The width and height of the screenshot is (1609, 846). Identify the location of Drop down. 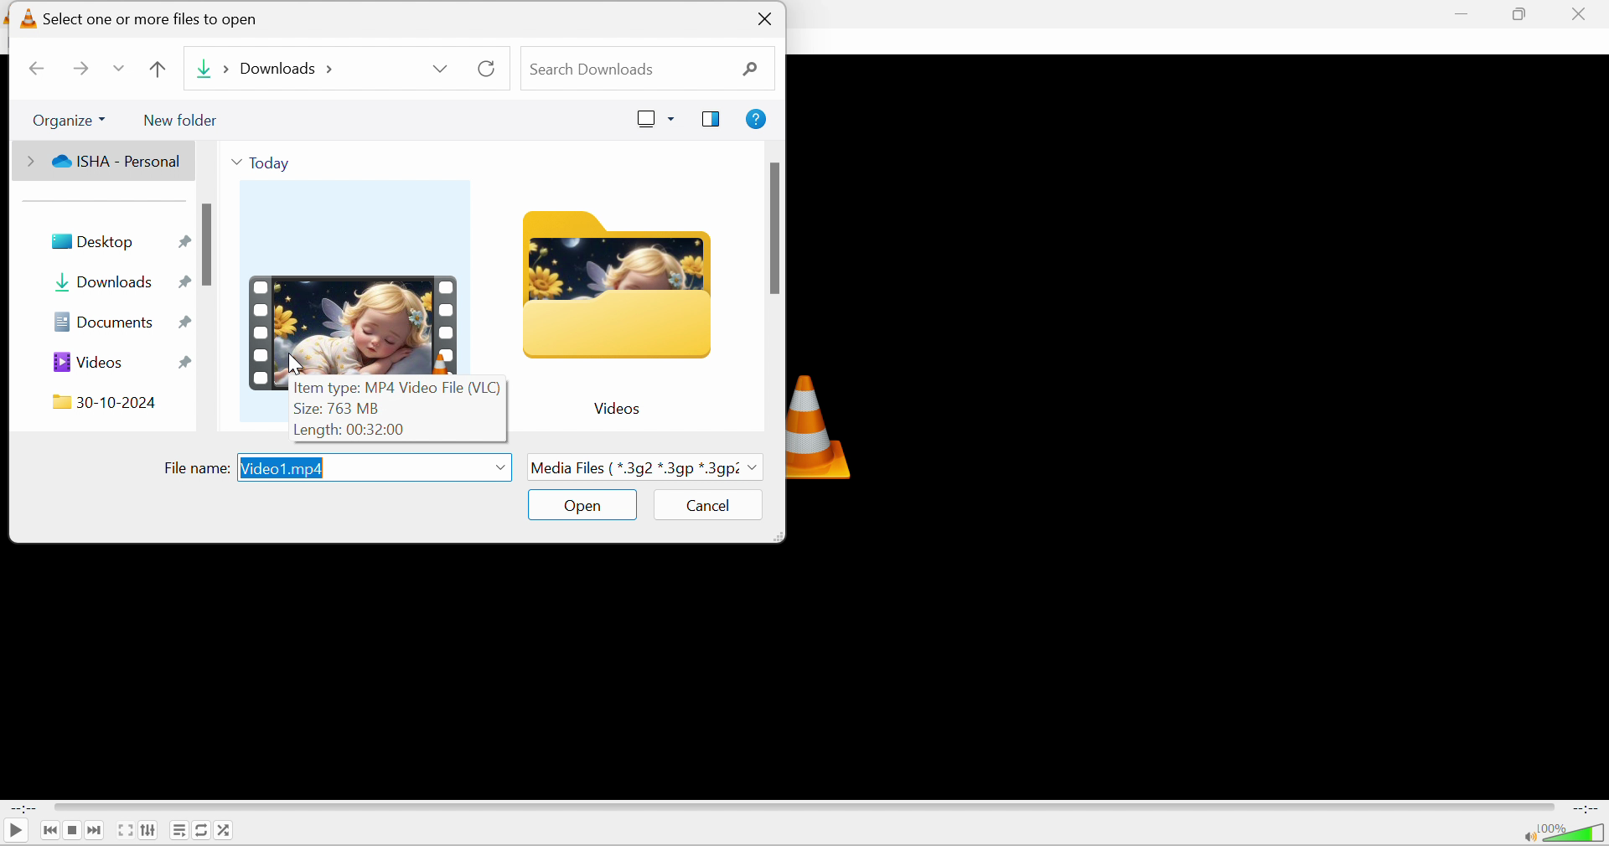
(117, 68).